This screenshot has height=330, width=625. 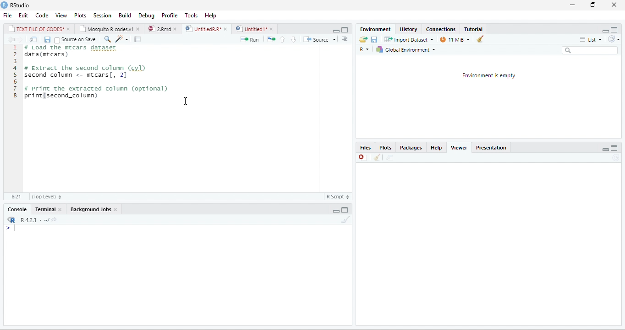 I want to click on close, so click(x=69, y=28).